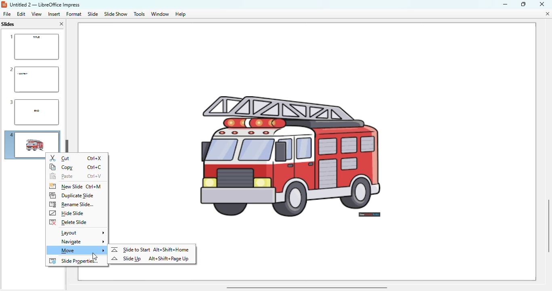 The image size is (552, 291). I want to click on paste, so click(61, 177).